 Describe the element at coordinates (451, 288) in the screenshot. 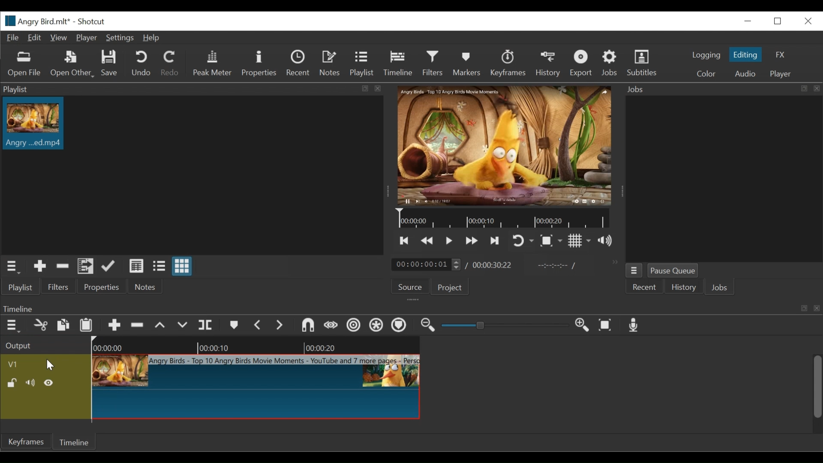

I see `Project` at that location.